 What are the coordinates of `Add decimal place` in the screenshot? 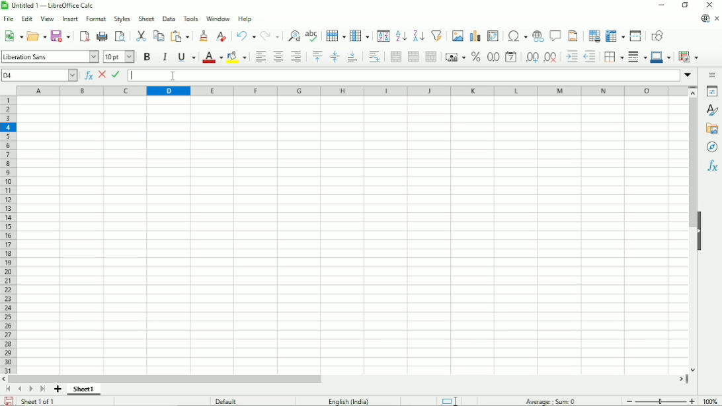 It's located at (532, 58).